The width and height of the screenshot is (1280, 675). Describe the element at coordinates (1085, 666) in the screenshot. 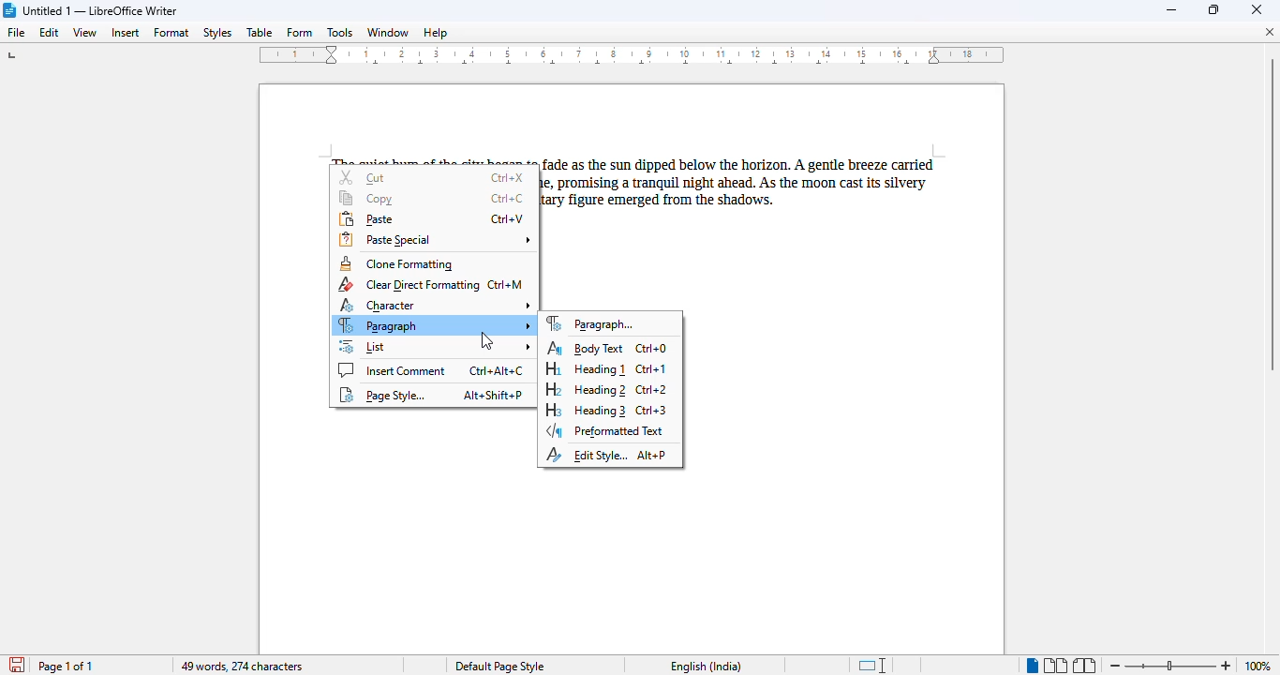

I see `book view` at that location.